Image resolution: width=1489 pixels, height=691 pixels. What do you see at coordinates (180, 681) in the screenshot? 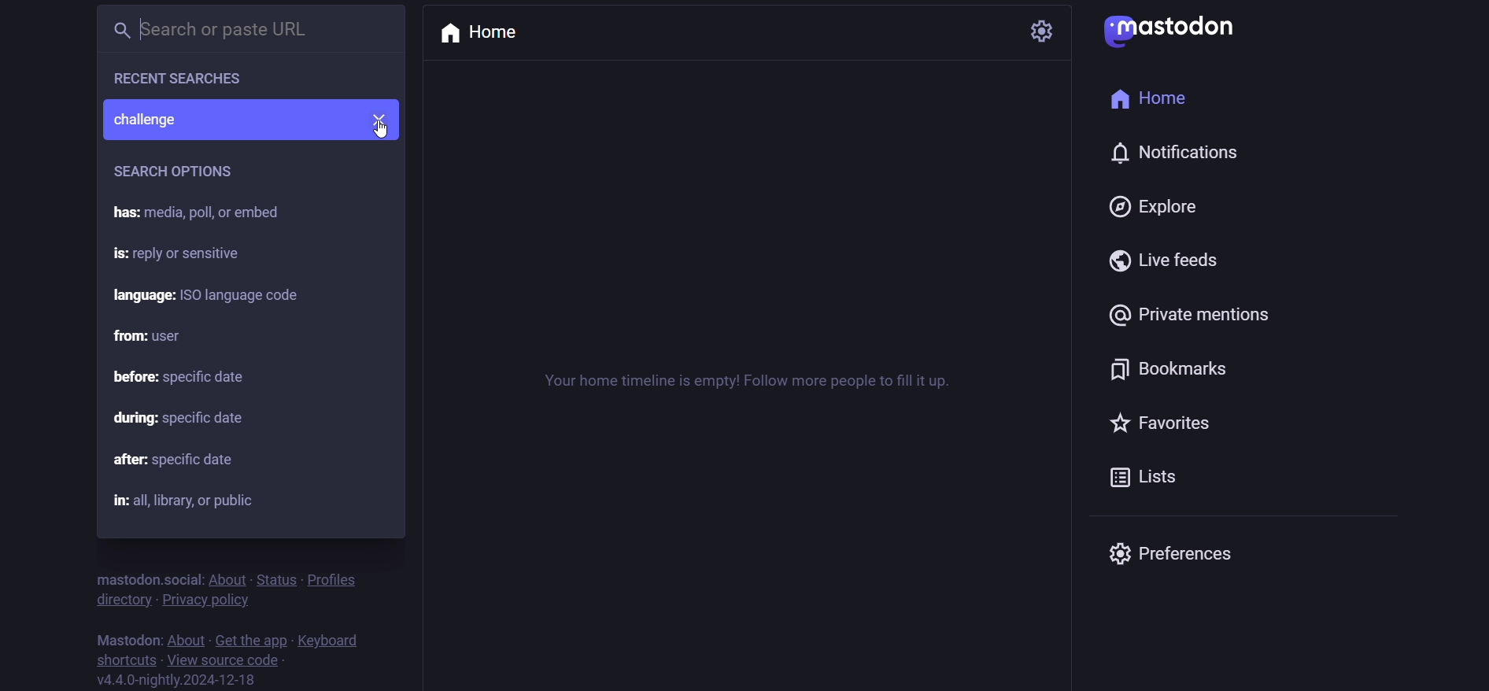
I see `version` at bounding box center [180, 681].